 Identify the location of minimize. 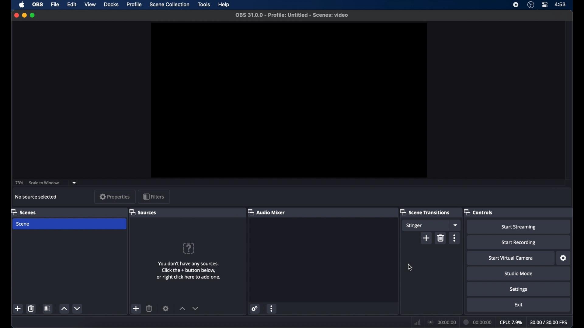
(24, 15).